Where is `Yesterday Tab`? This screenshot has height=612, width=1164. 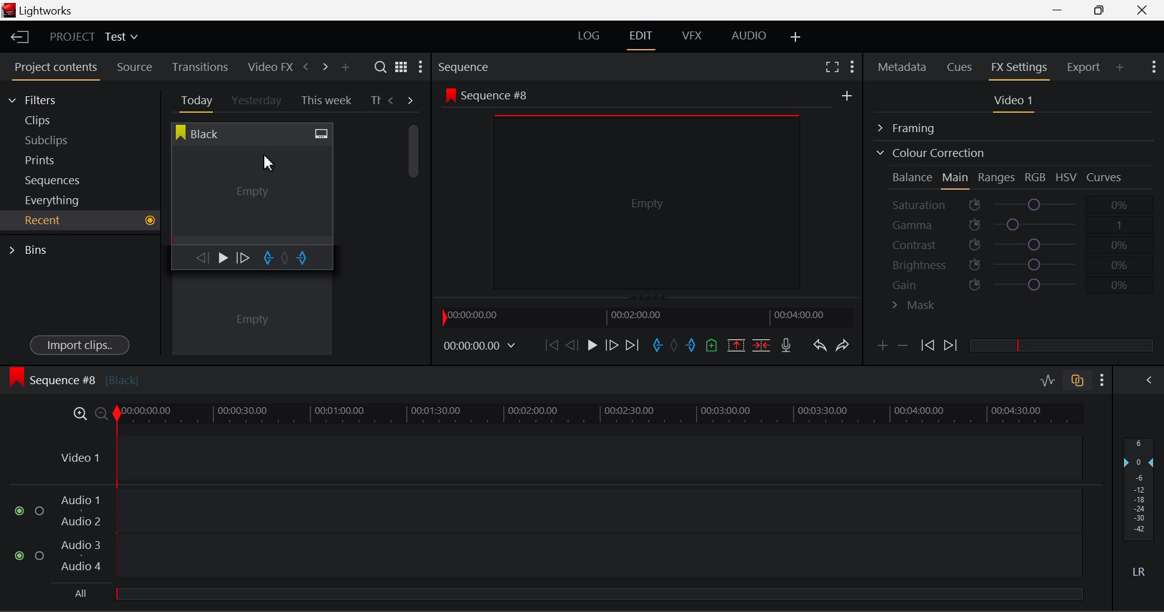
Yesterday Tab is located at coordinates (258, 101).